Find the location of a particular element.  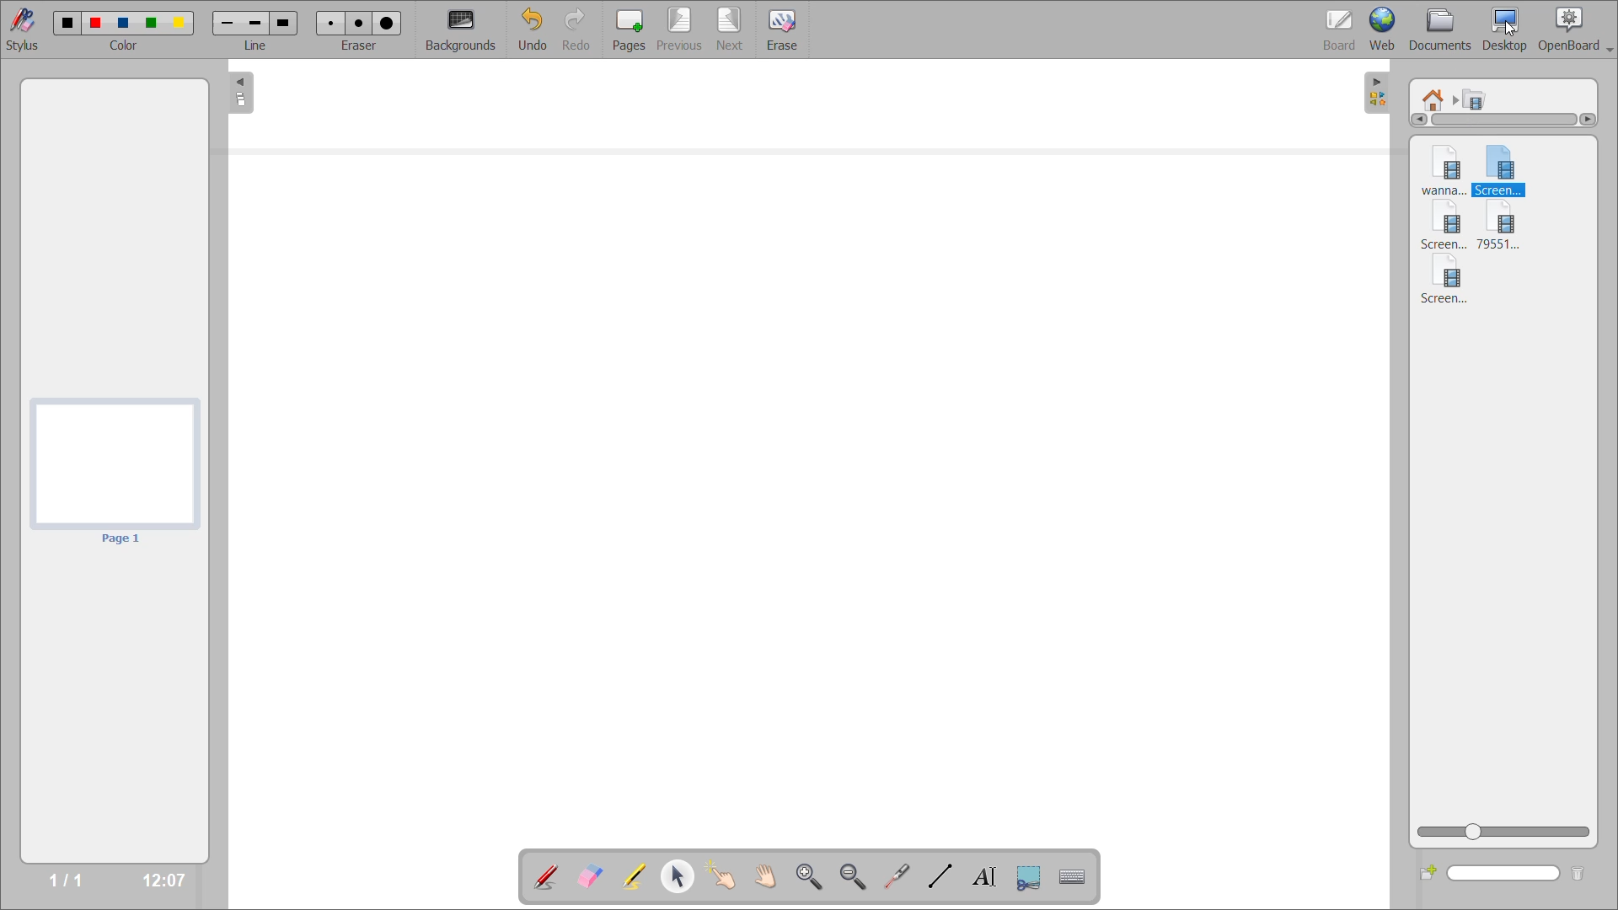

page preview is located at coordinates (115, 471).